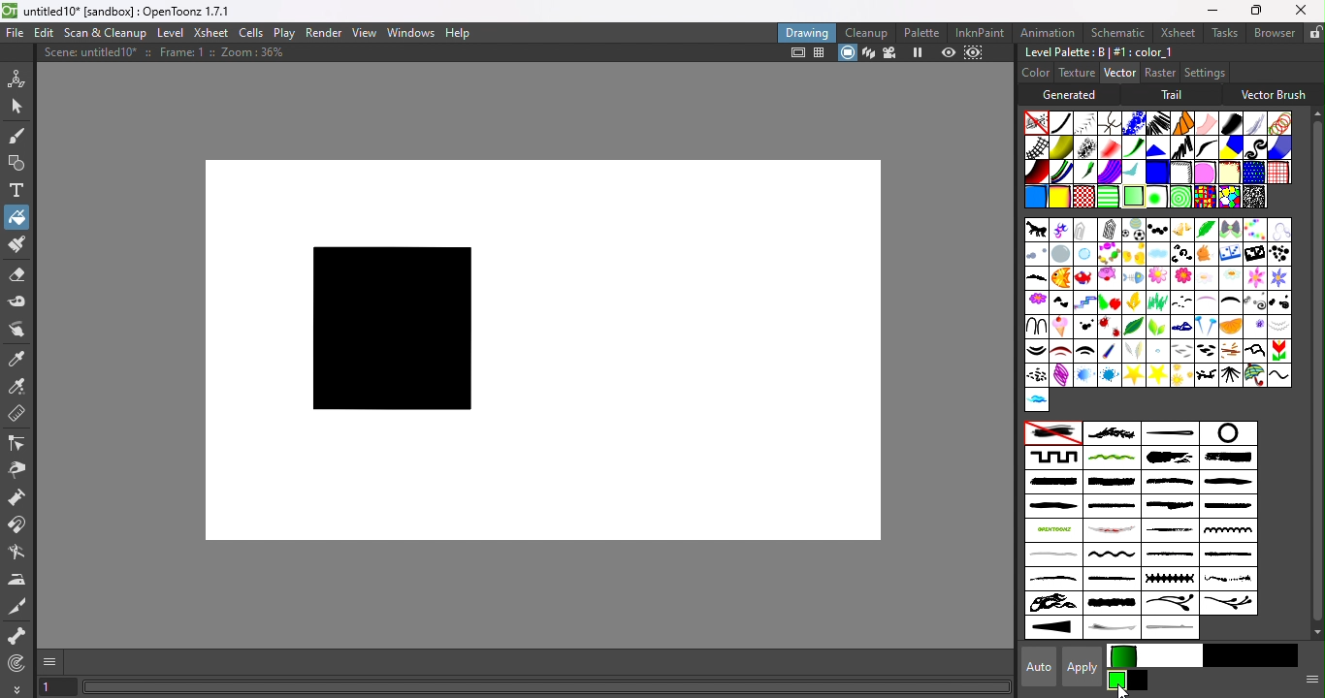 The width and height of the screenshot is (1325, 698). Describe the element at coordinates (1133, 230) in the screenshot. I see `ball` at that location.